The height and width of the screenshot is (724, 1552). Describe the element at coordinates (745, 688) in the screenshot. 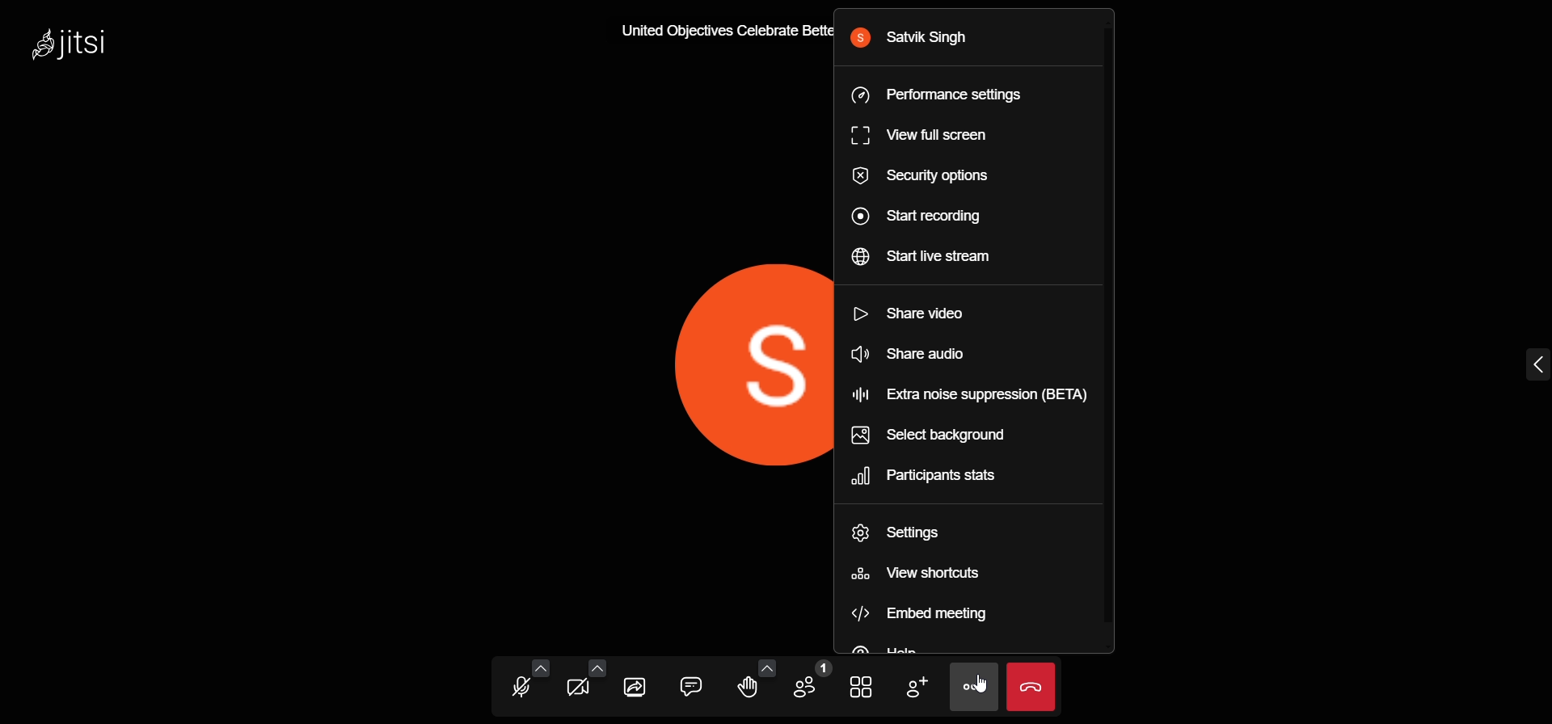

I see `raise hand` at that location.